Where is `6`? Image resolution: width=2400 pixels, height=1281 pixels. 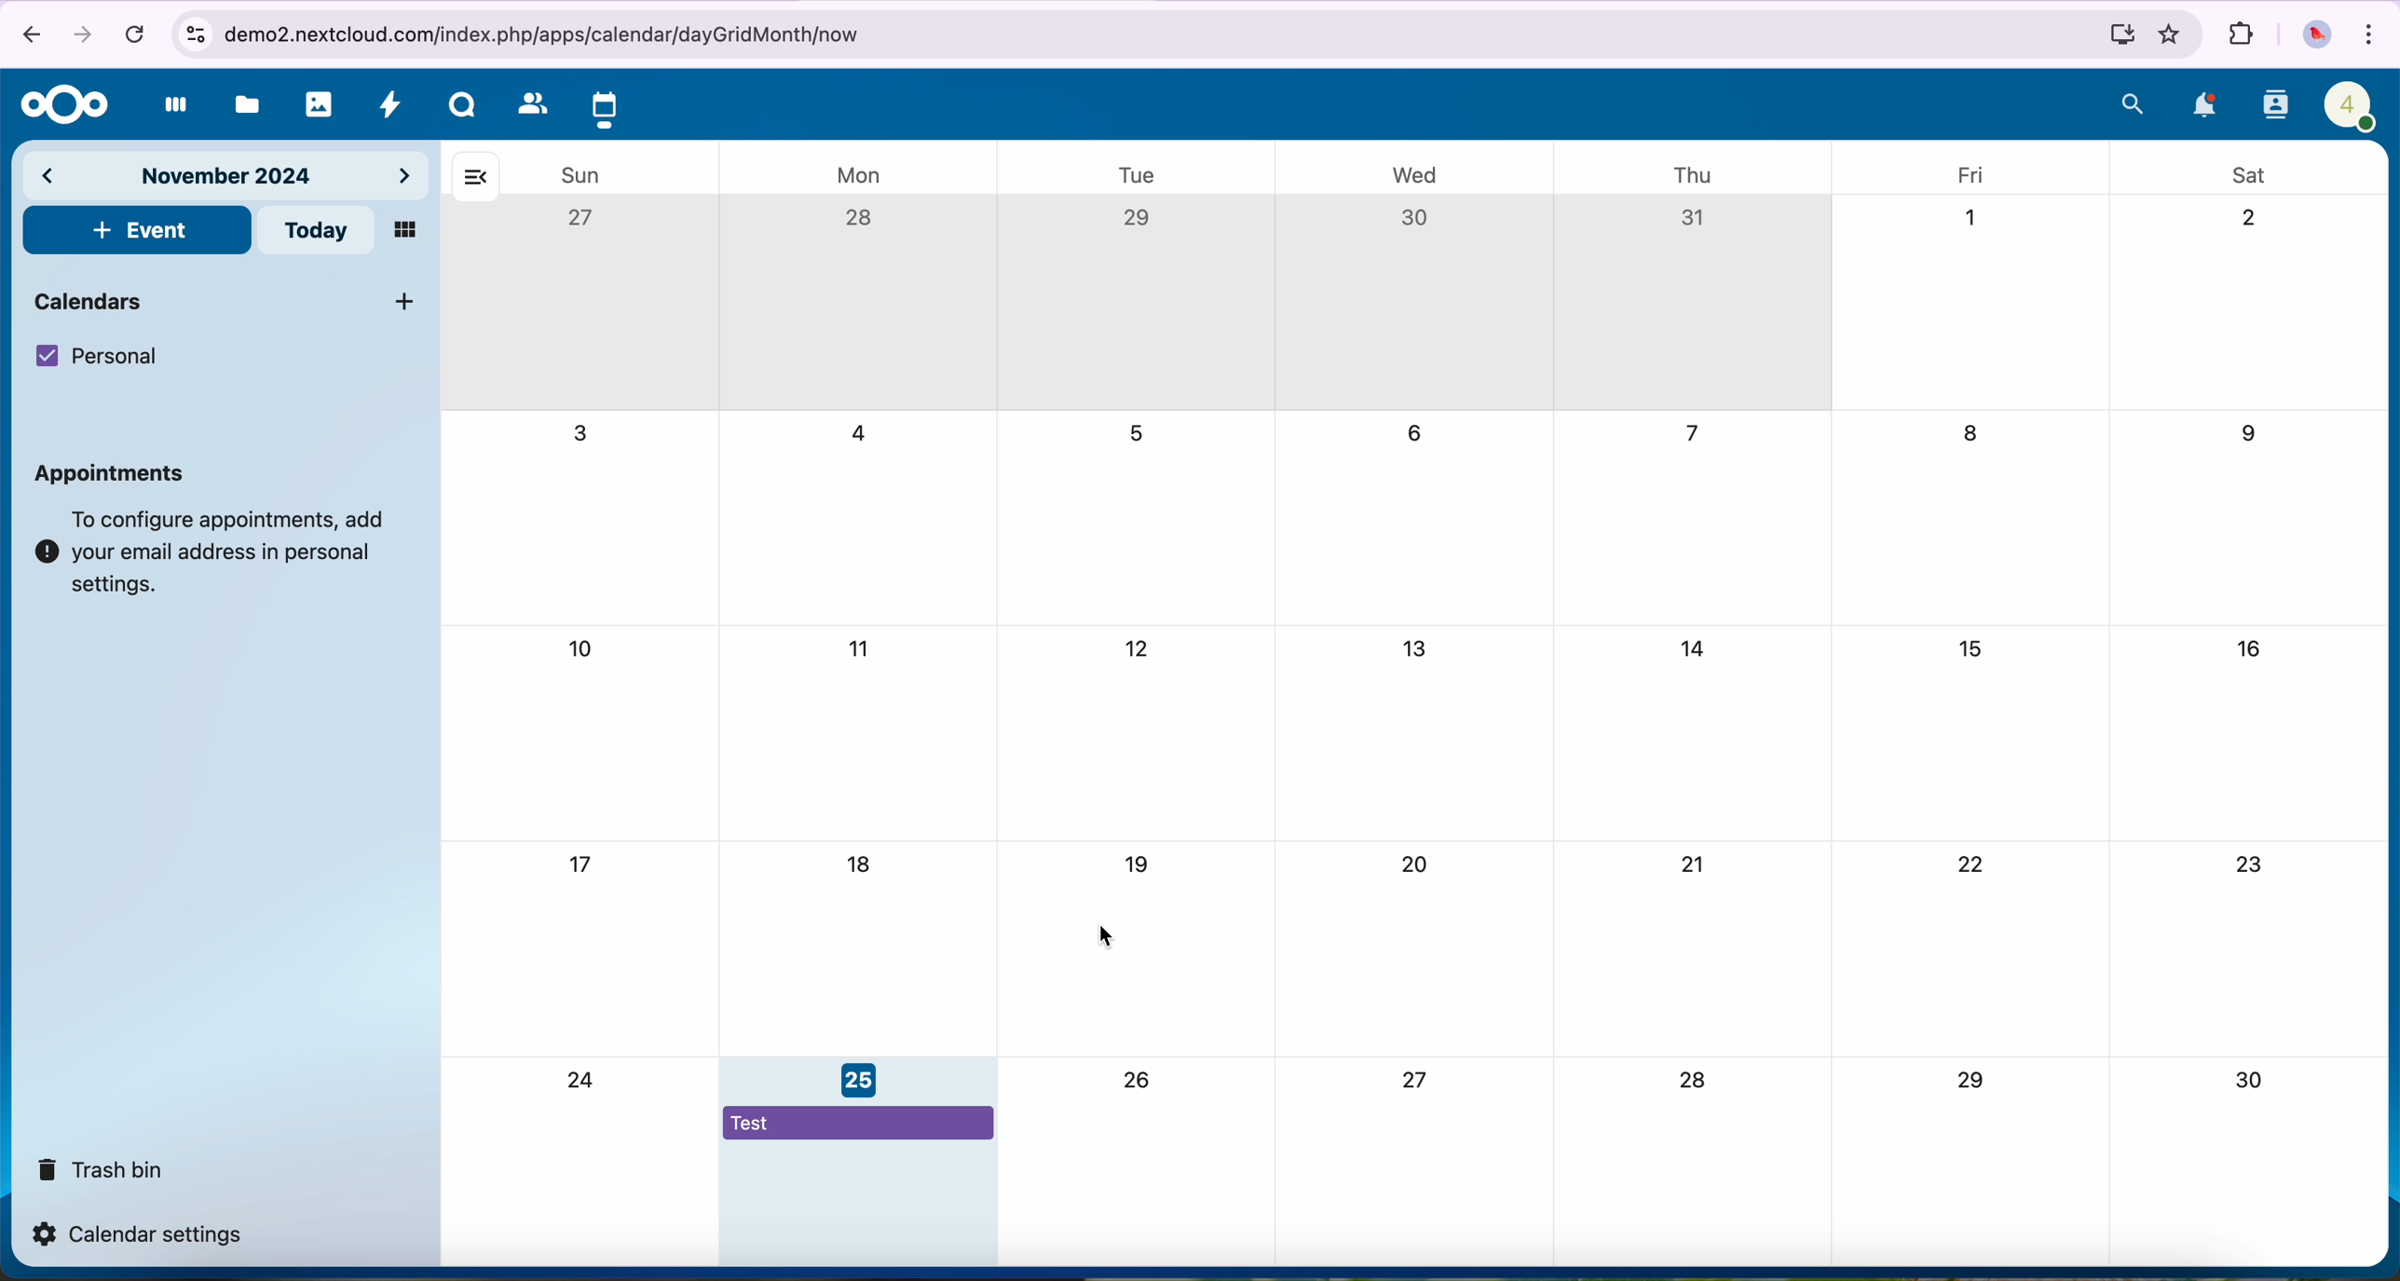
6 is located at coordinates (1412, 434).